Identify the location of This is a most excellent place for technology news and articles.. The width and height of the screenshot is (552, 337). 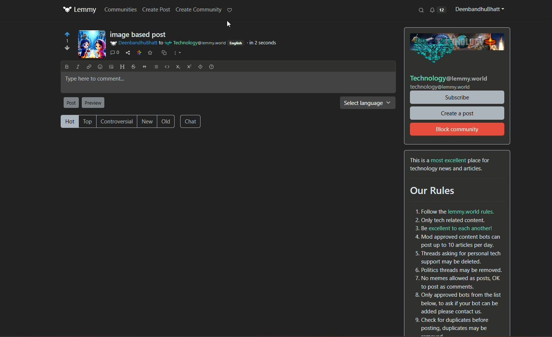
(451, 164).